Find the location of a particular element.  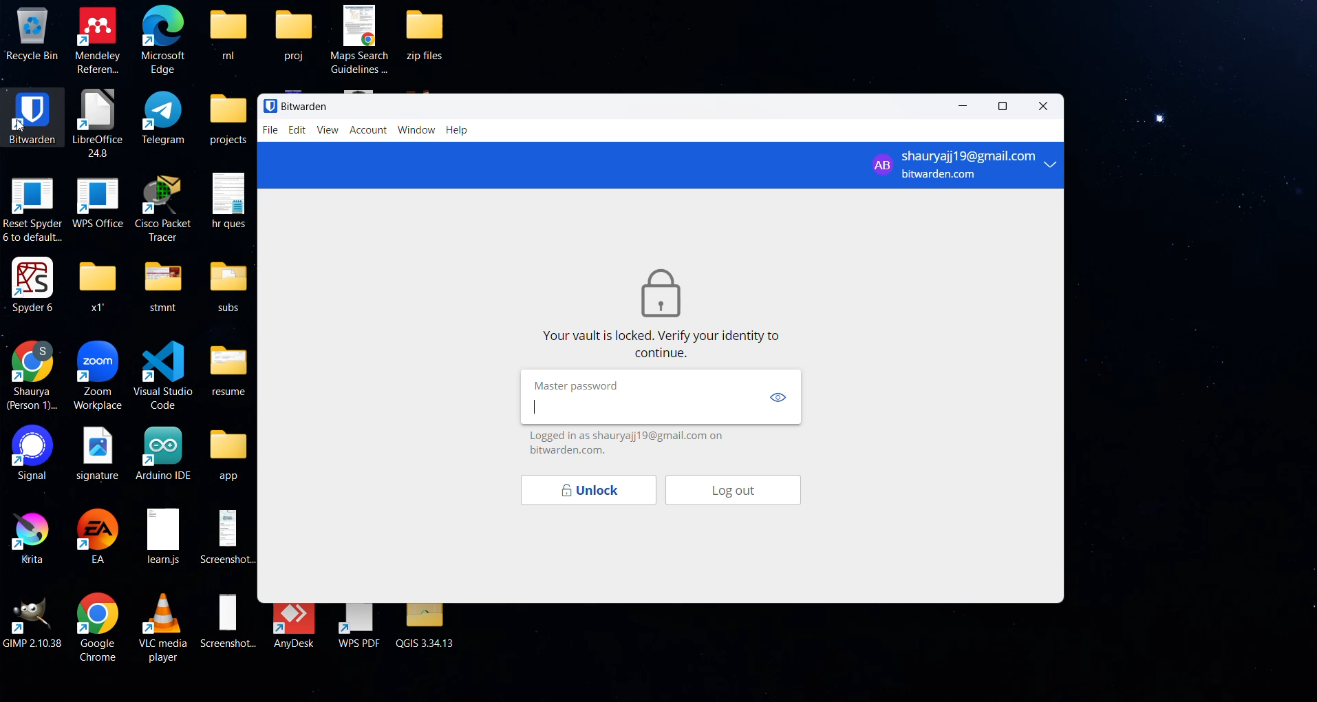

Log out is located at coordinates (743, 492).